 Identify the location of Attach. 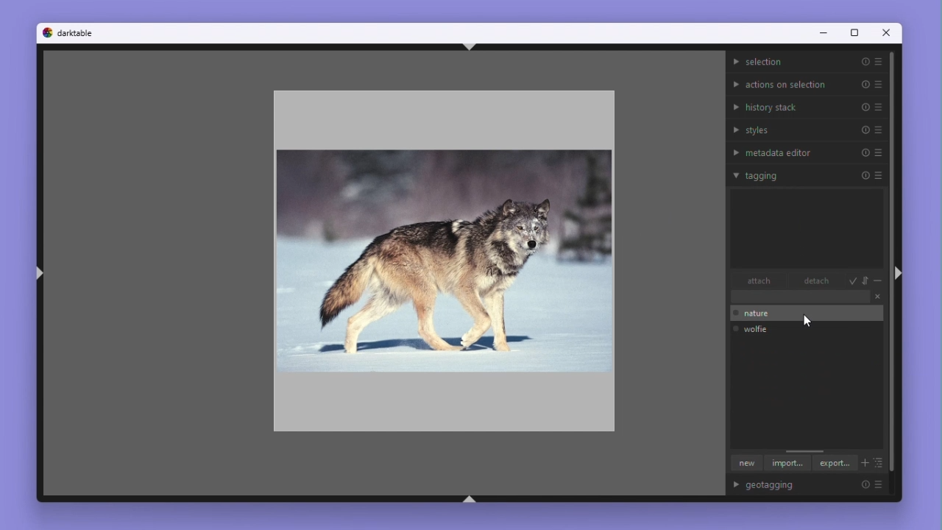
(759, 282).